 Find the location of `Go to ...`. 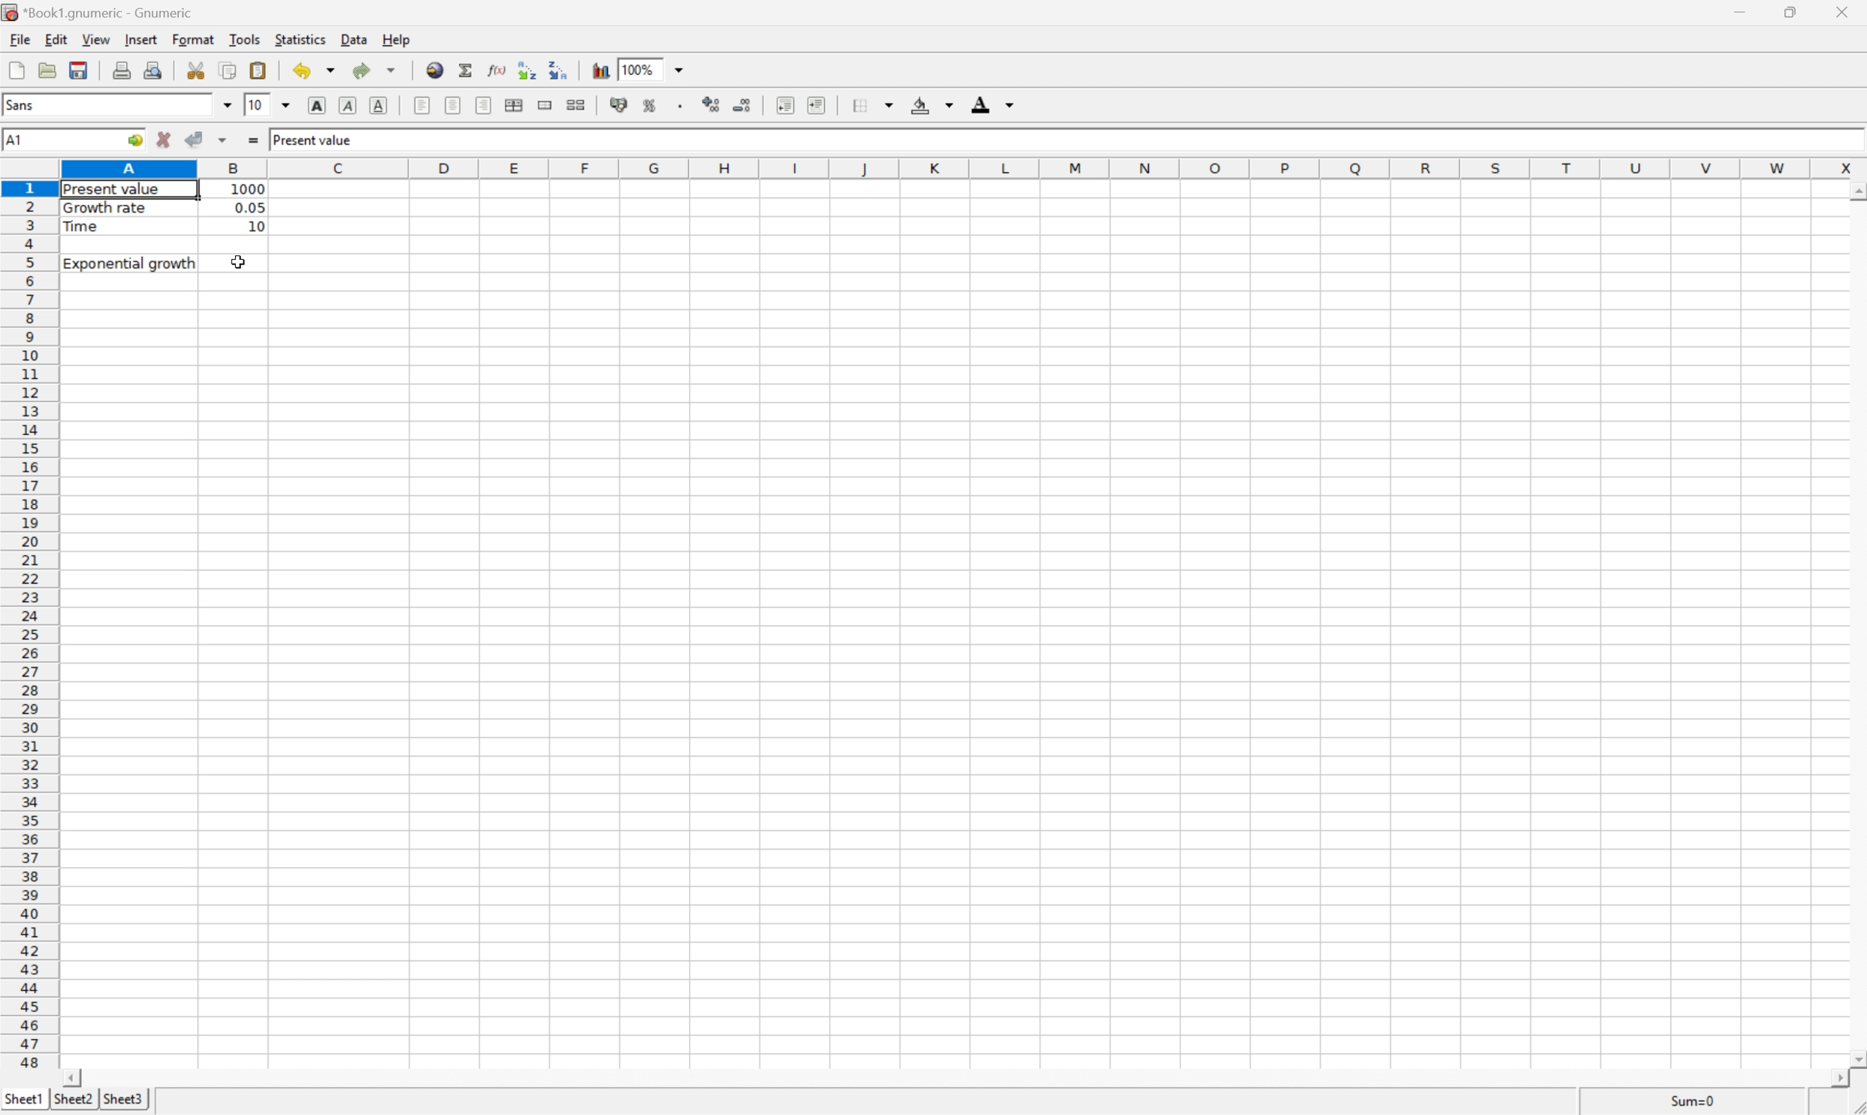

Go to ... is located at coordinates (134, 140).